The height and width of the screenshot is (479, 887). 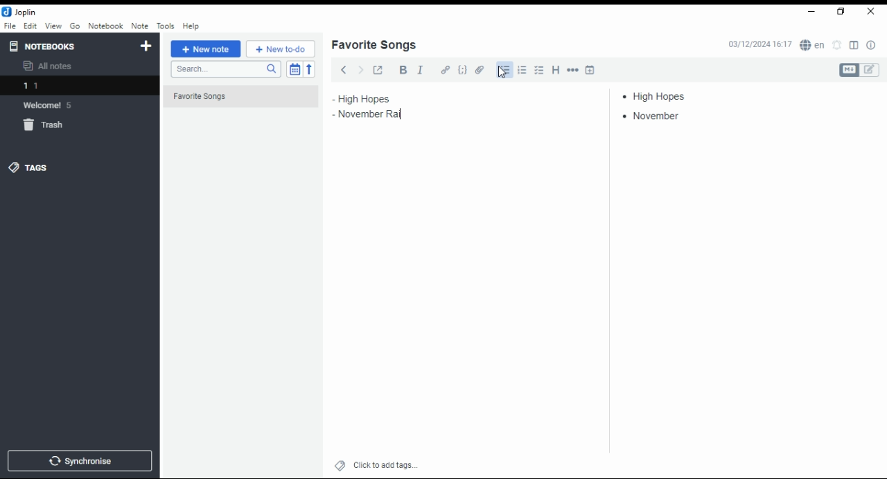 What do you see at coordinates (522, 69) in the screenshot?
I see `number list` at bounding box center [522, 69].